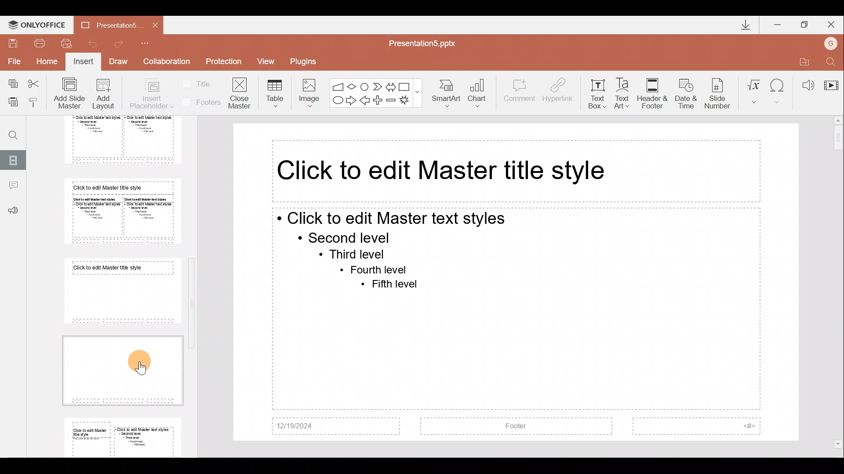 The image size is (844, 474). Describe the element at coordinates (151, 43) in the screenshot. I see `Customize quick access toolbar` at that location.